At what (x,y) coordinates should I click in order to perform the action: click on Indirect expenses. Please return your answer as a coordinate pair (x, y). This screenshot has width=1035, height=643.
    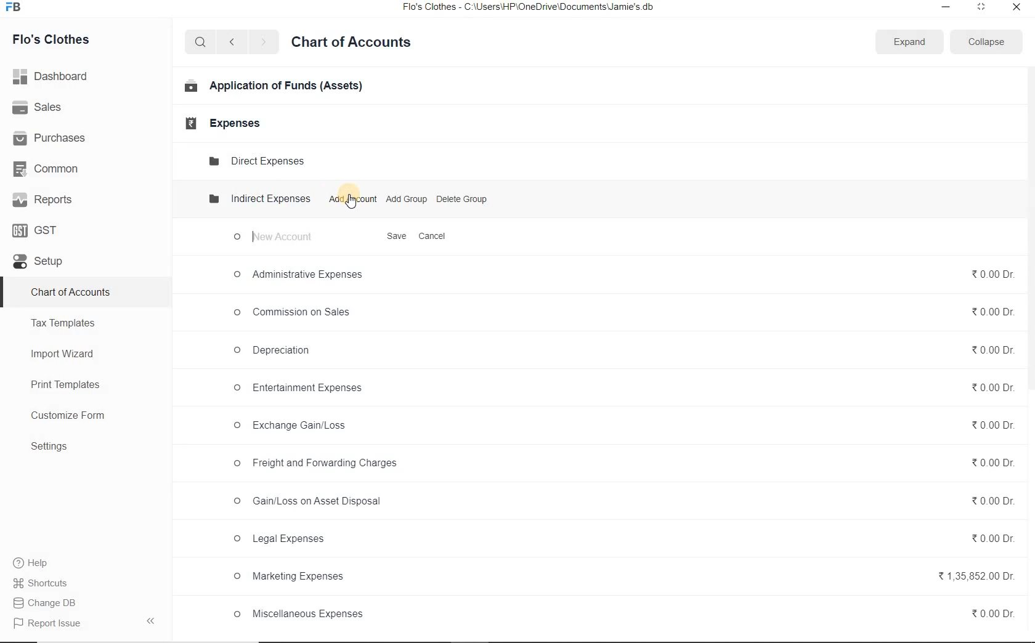
    Looking at the image, I should click on (258, 200).